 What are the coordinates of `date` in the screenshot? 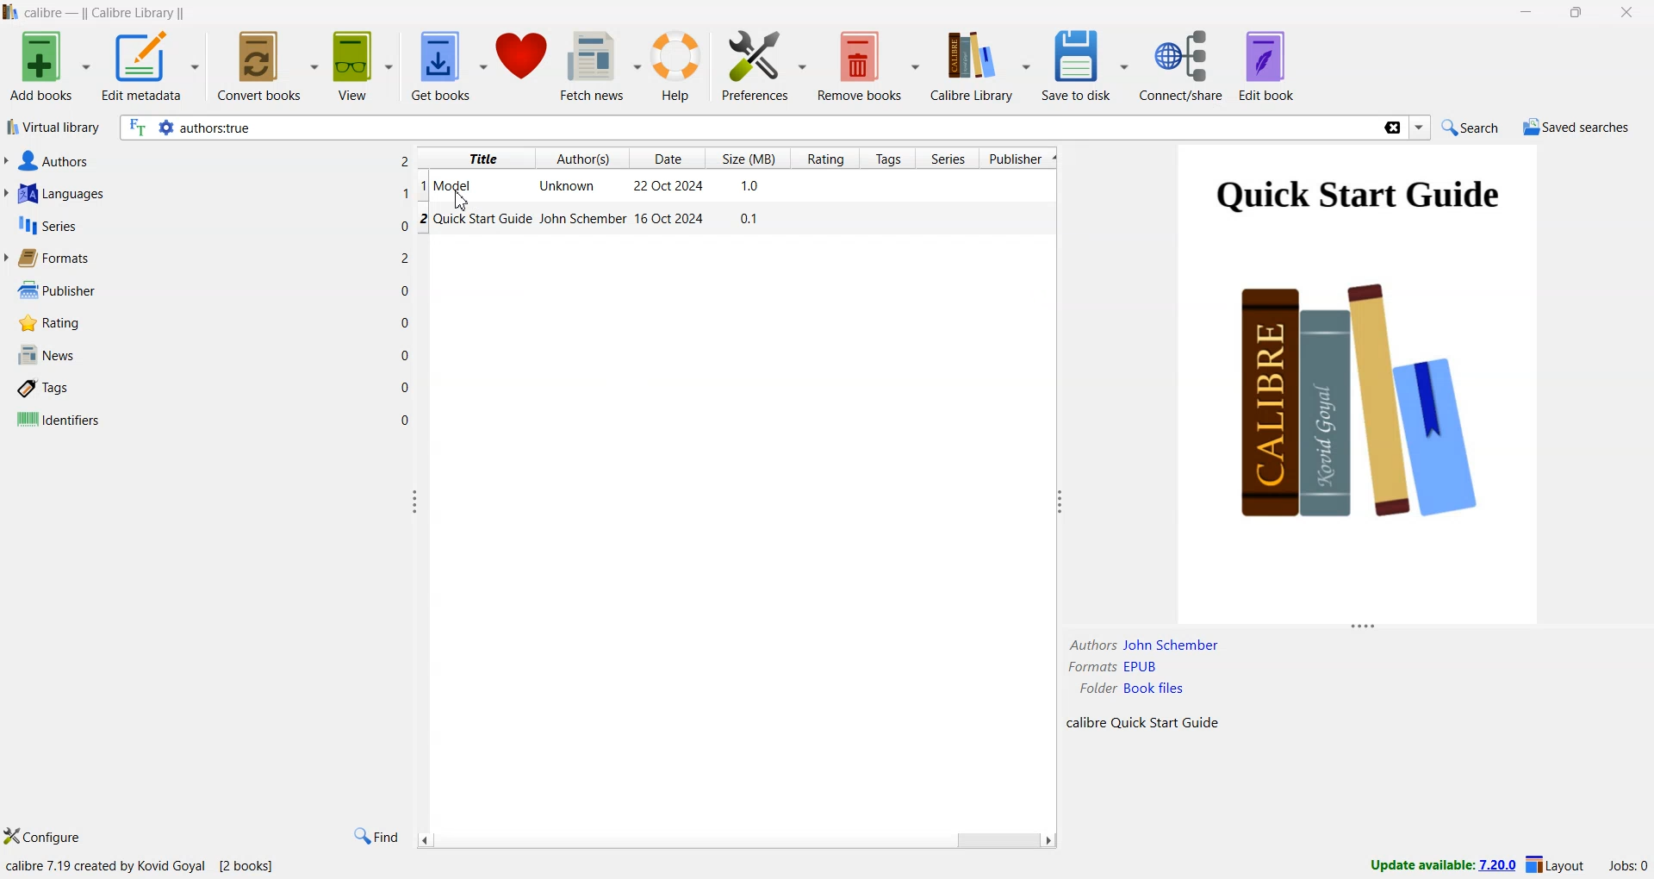 It's located at (671, 187).